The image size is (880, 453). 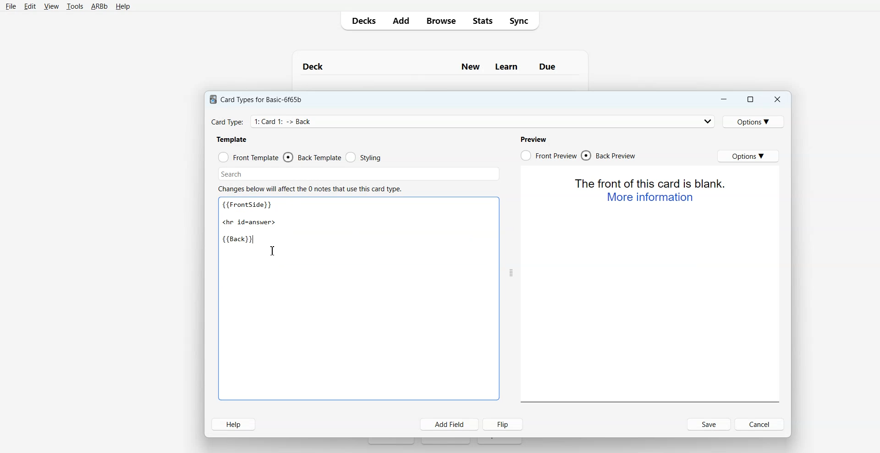 What do you see at coordinates (709, 424) in the screenshot?
I see `Save` at bounding box center [709, 424].